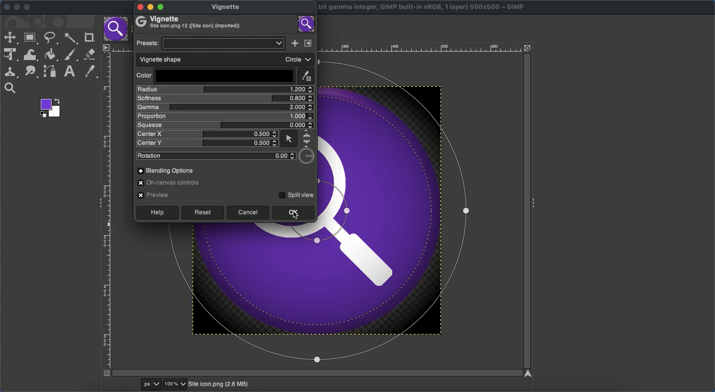 This screenshot has height=392, width=715. Describe the element at coordinates (70, 55) in the screenshot. I see `Paint` at that location.